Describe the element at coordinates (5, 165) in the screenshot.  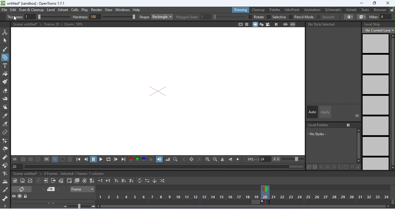
I see `magnet` at that location.